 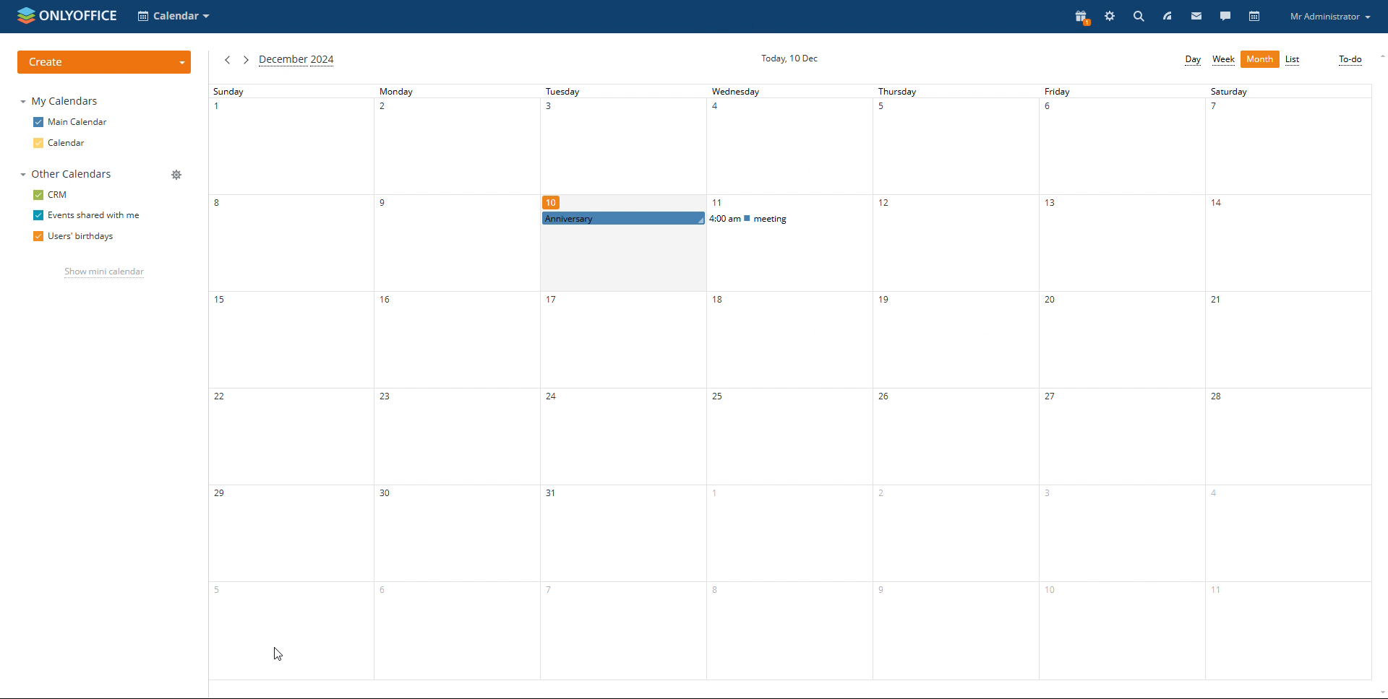 I want to click on create, so click(x=103, y=62).